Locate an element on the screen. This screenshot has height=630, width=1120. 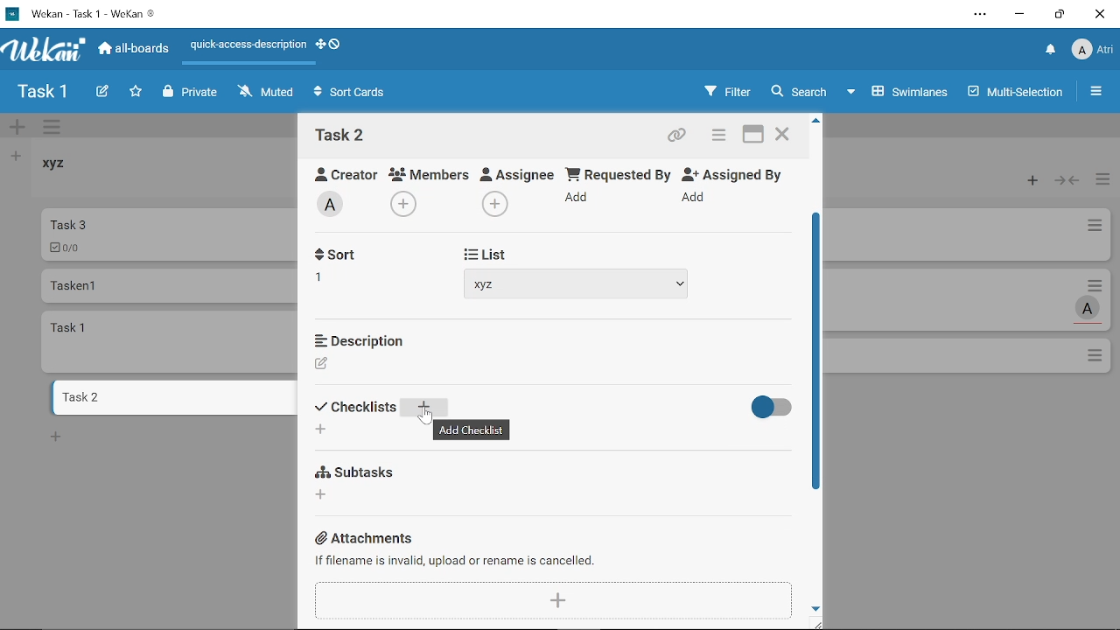
Notifications is located at coordinates (1051, 51).